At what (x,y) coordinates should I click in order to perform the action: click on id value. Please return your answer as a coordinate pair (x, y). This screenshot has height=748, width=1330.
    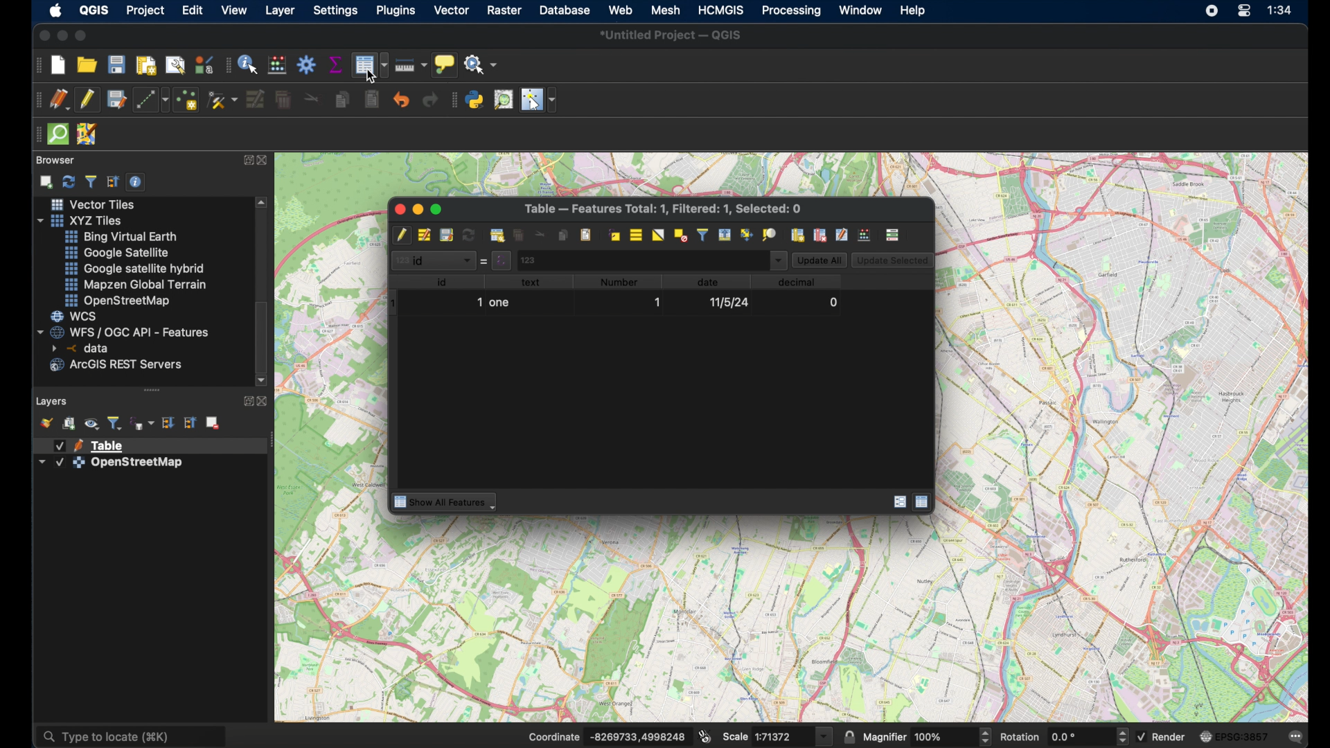
    Looking at the image, I should click on (504, 262).